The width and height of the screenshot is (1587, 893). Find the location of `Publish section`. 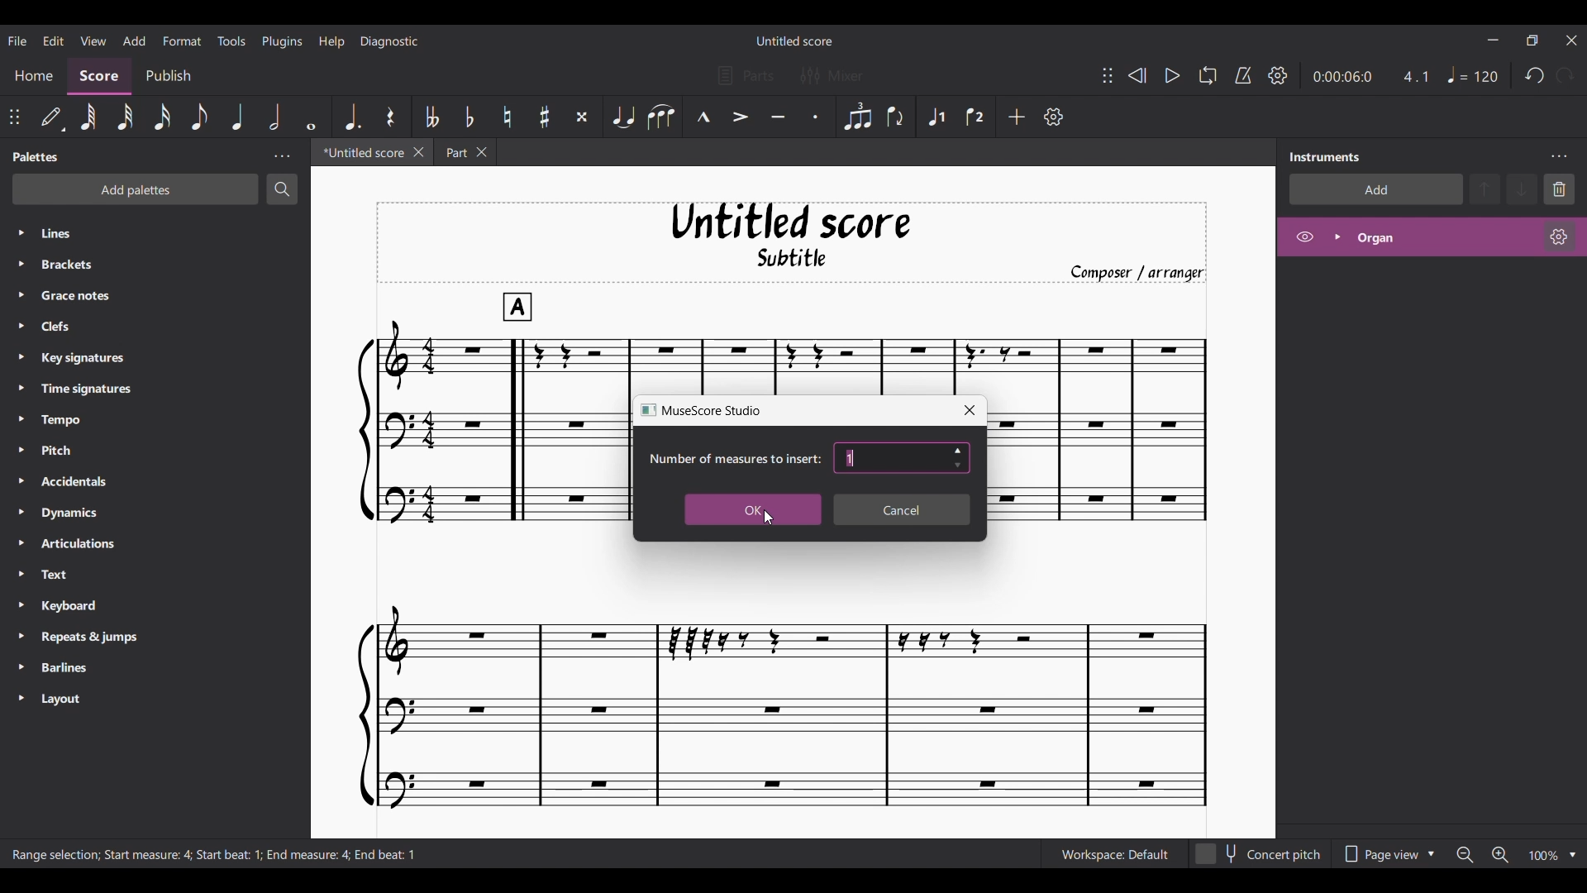

Publish section is located at coordinates (169, 76).